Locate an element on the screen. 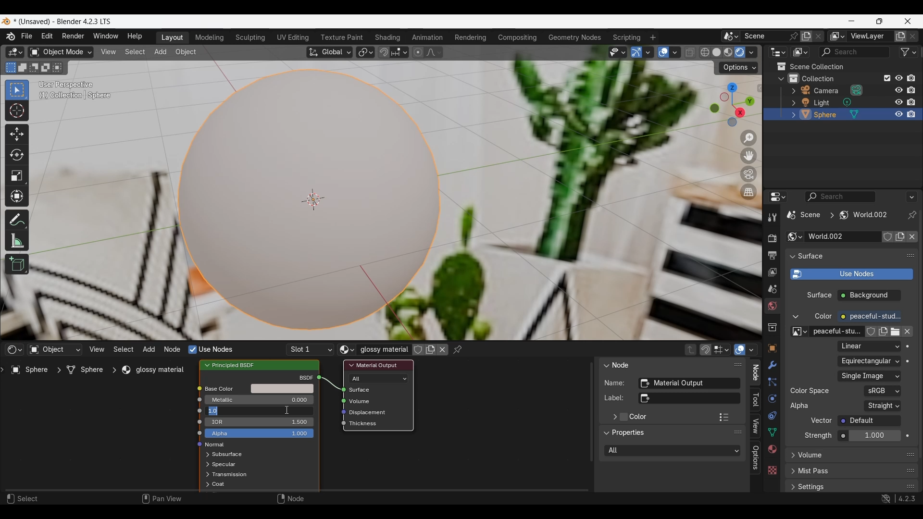  respectively hide in viewport is located at coordinates (897, 103).